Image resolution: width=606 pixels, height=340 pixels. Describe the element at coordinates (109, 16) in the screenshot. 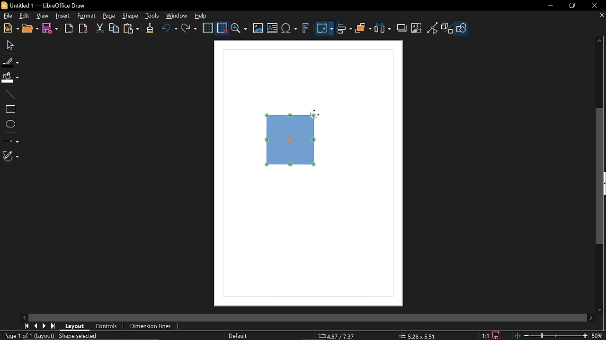

I see `Page` at that location.